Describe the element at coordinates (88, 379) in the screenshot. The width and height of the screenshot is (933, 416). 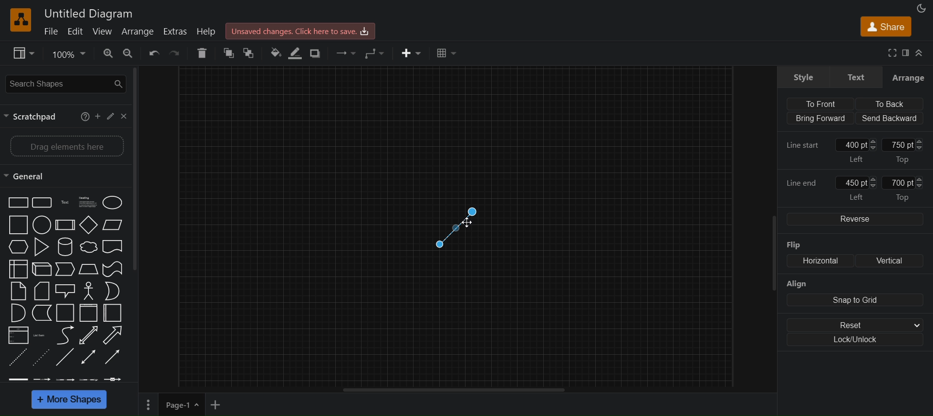
I see `connector 4` at that location.